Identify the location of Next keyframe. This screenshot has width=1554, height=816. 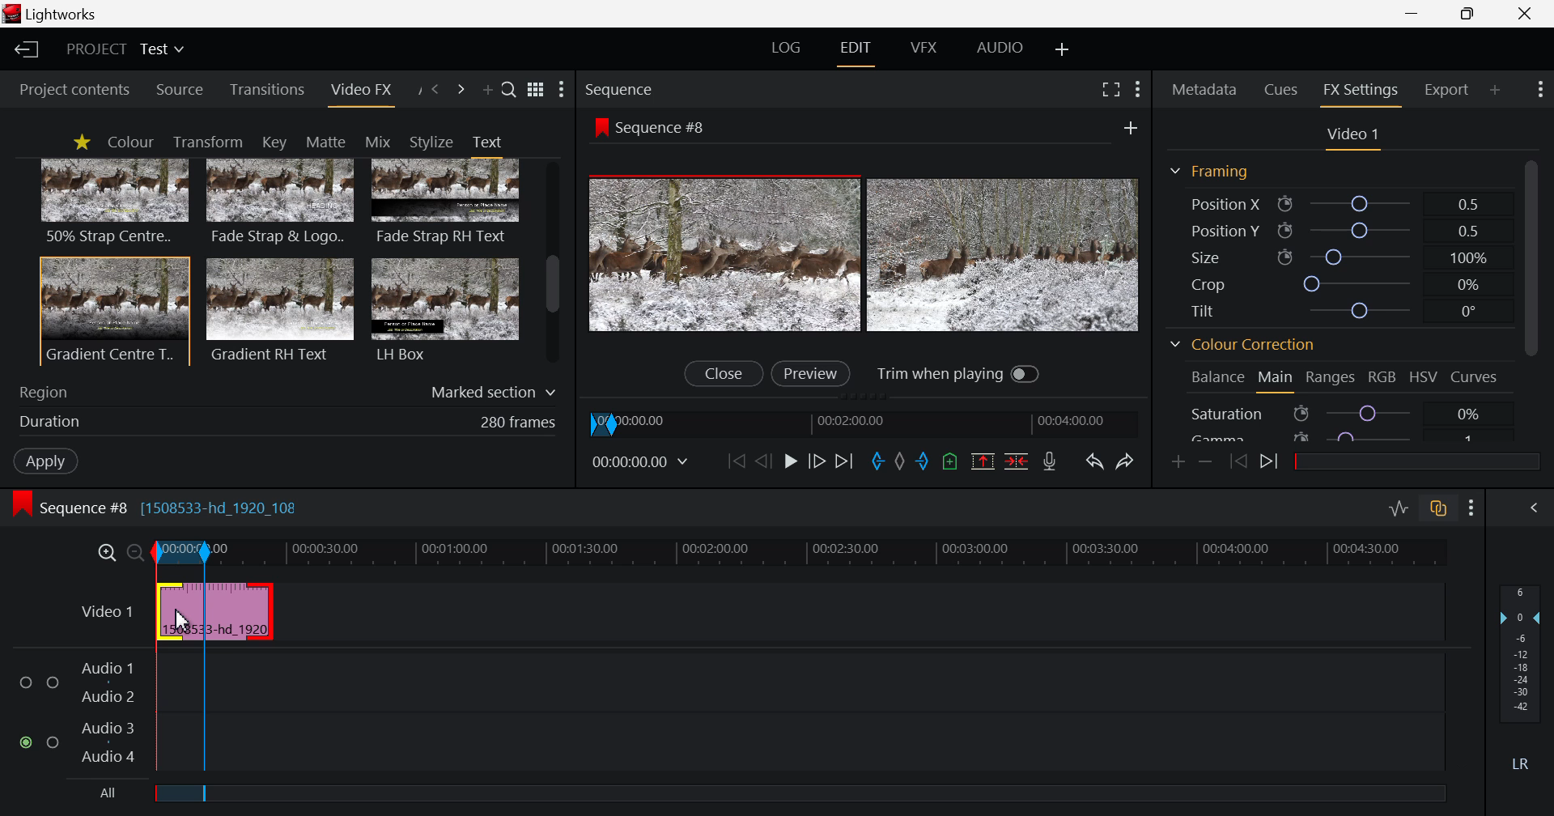
(1272, 462).